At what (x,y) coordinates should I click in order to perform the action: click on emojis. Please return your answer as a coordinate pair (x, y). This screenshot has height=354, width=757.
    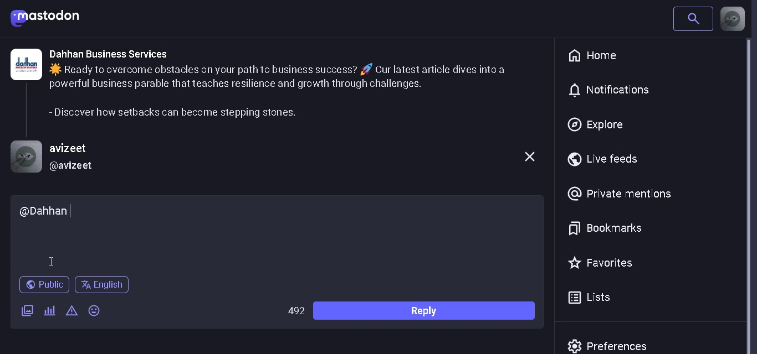
    Looking at the image, I should click on (96, 310).